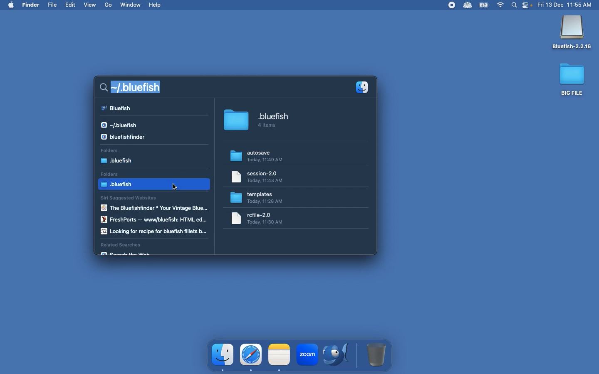  What do you see at coordinates (153, 174) in the screenshot?
I see `Folders` at bounding box center [153, 174].